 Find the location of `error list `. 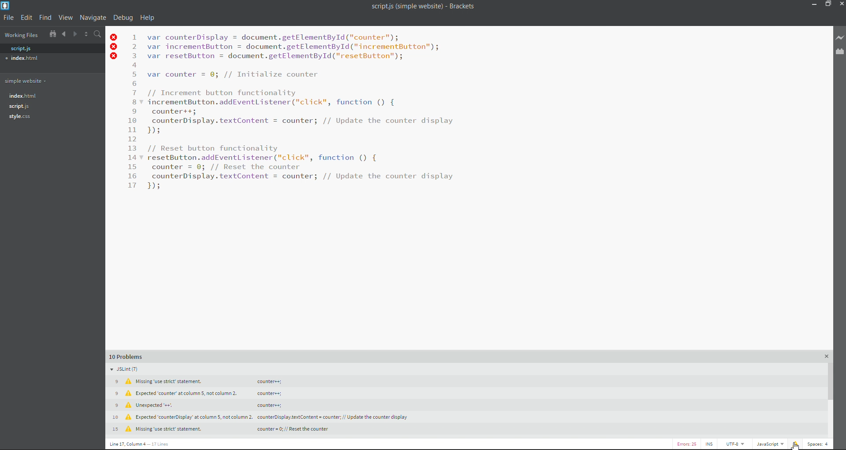

error list  is located at coordinates (795, 443).